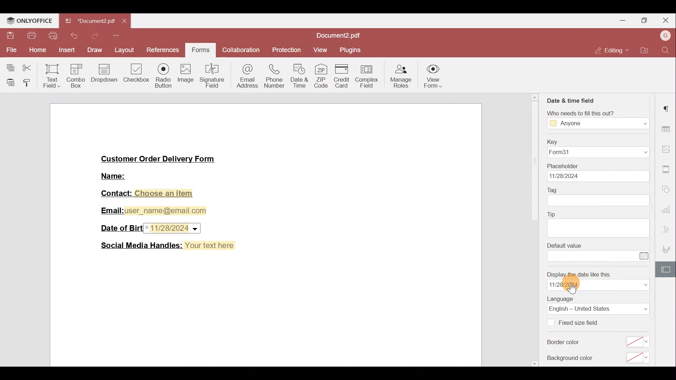  What do you see at coordinates (75, 75) in the screenshot?
I see `Combo box` at bounding box center [75, 75].